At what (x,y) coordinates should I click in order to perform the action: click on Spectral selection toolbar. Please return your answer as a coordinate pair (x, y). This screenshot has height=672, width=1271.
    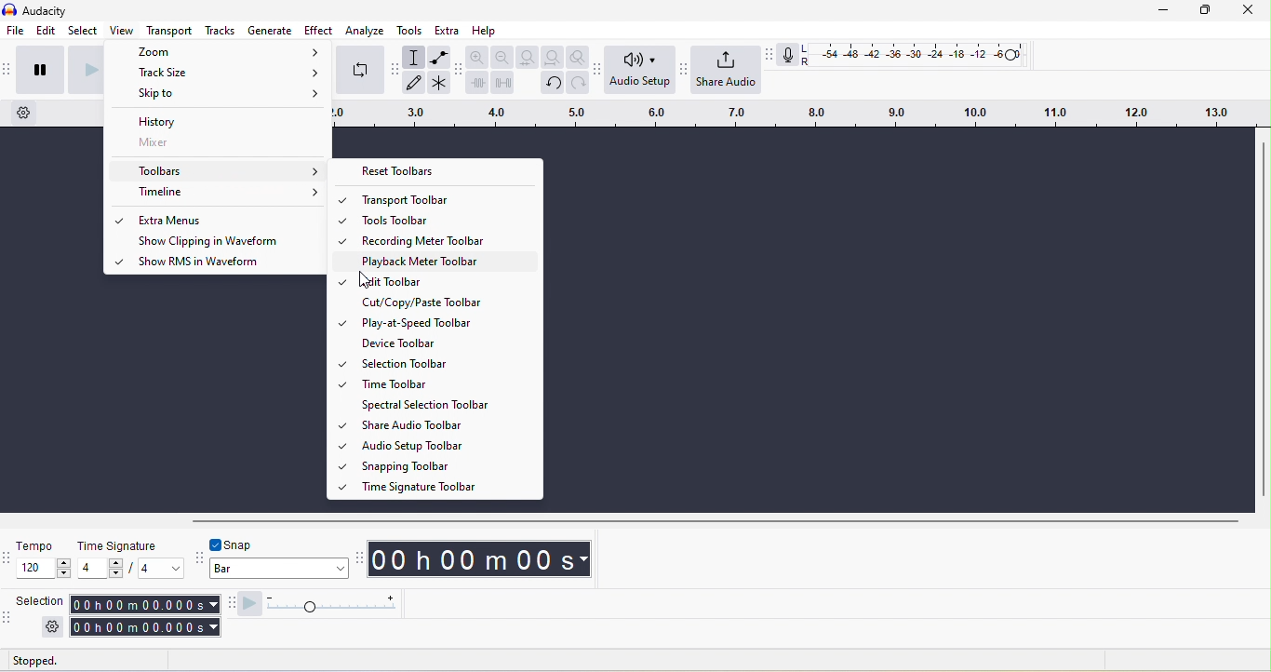
    Looking at the image, I should click on (447, 405).